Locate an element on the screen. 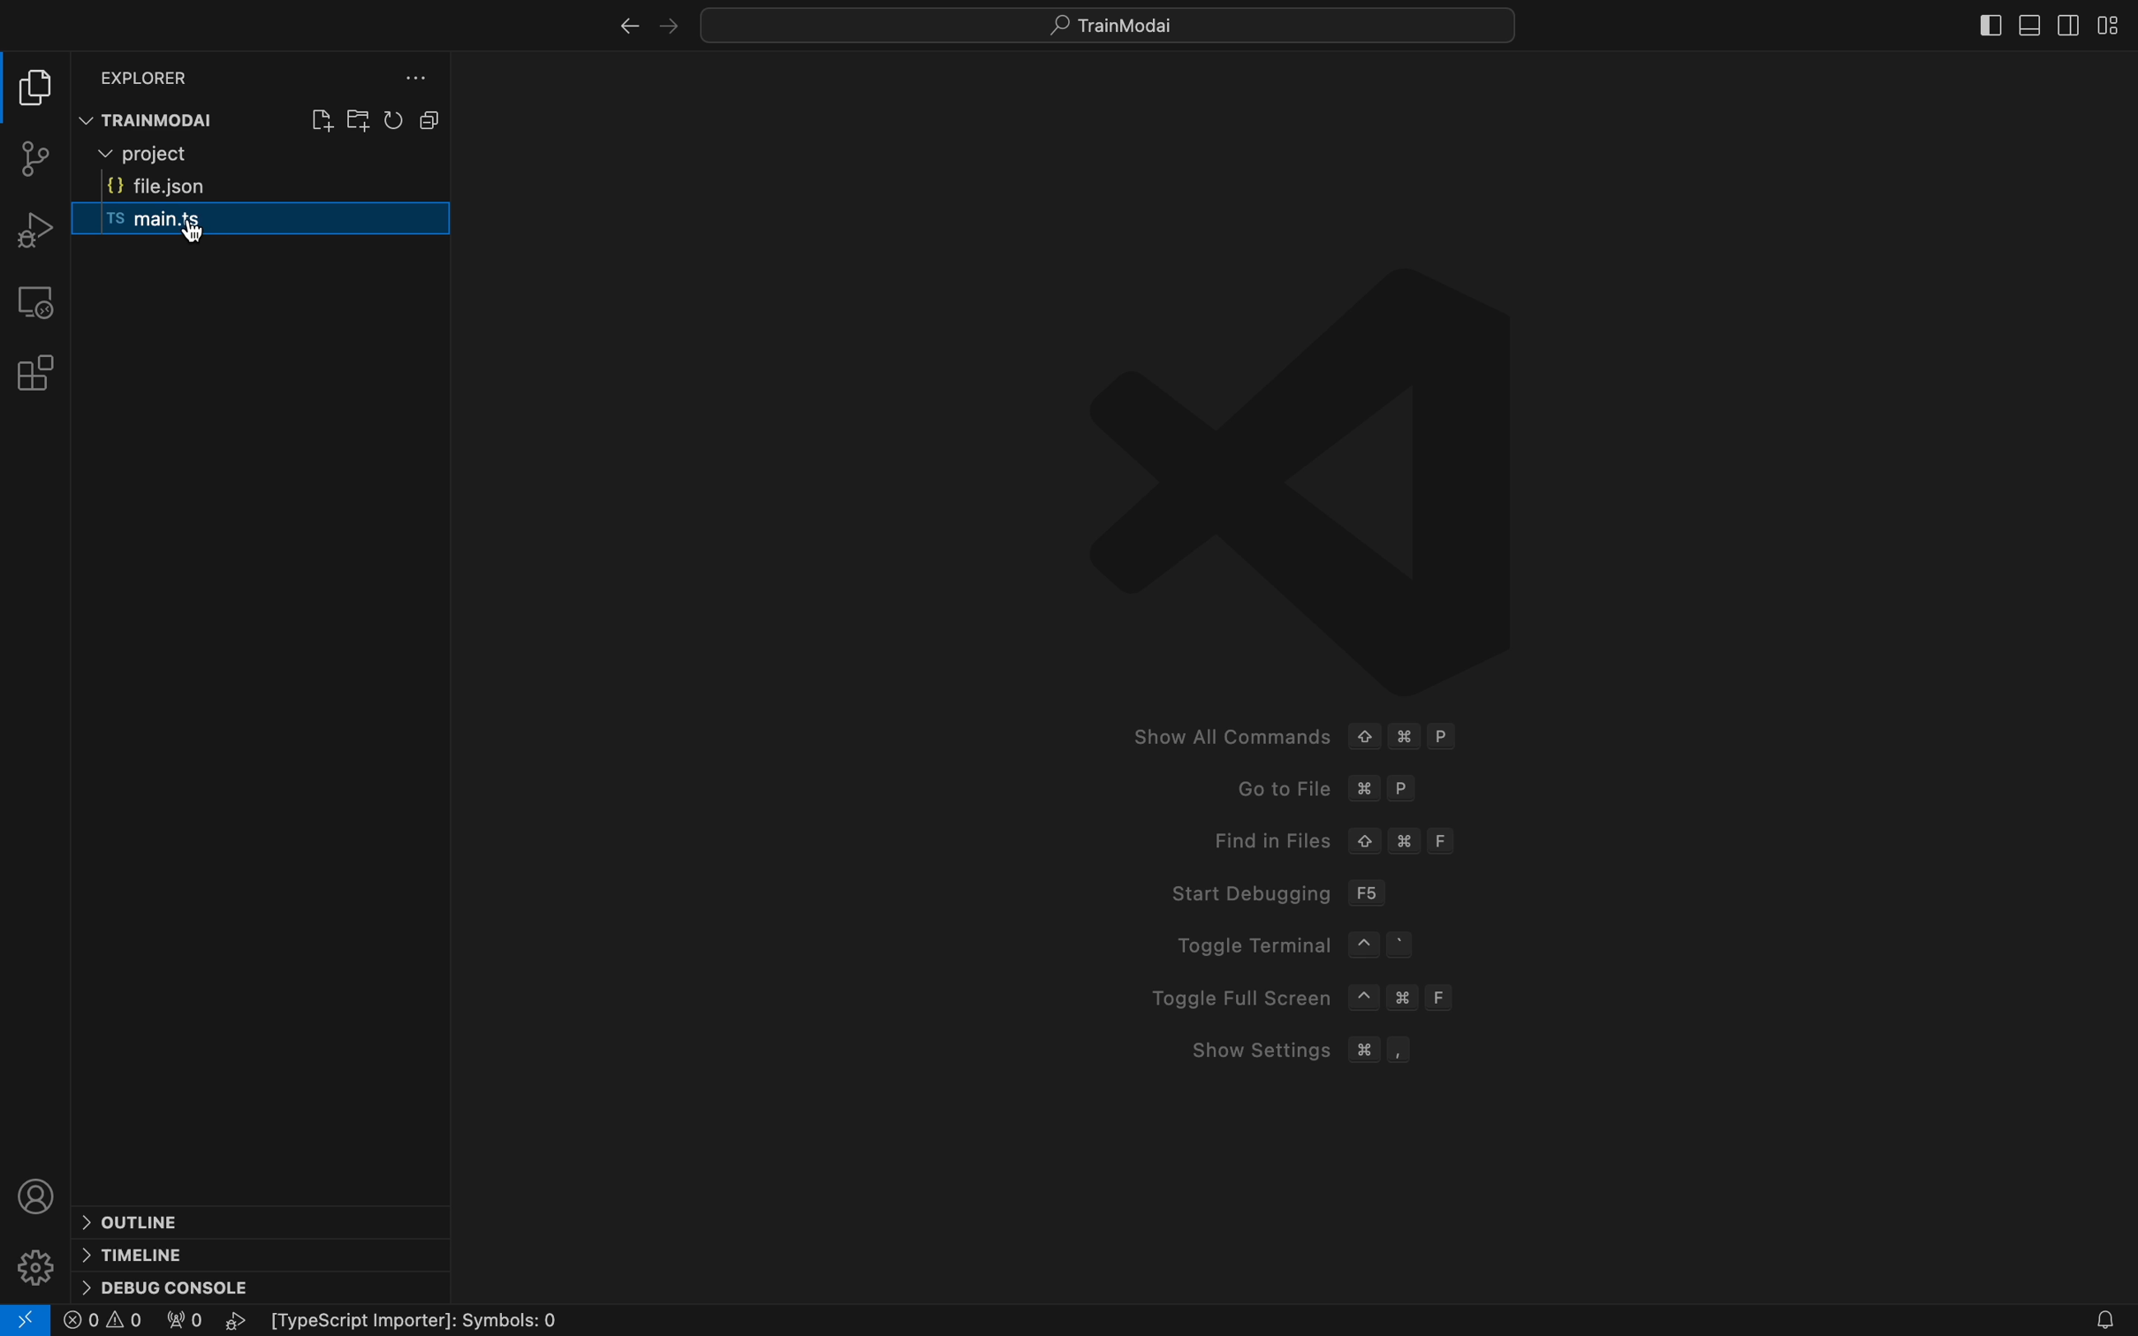 The height and width of the screenshot is (1336, 2138). create folder is located at coordinates (361, 123).